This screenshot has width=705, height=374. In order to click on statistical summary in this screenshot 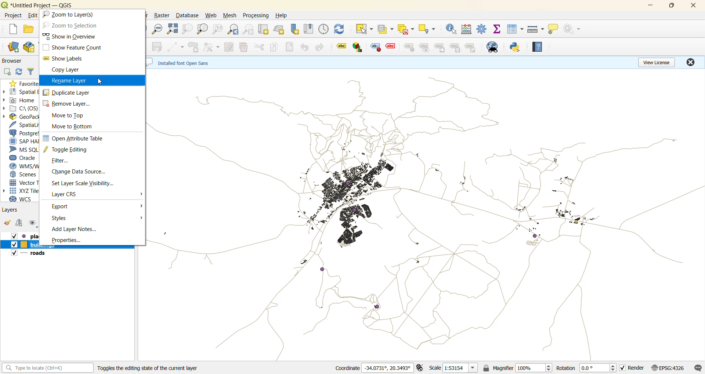, I will do `click(498, 30)`.